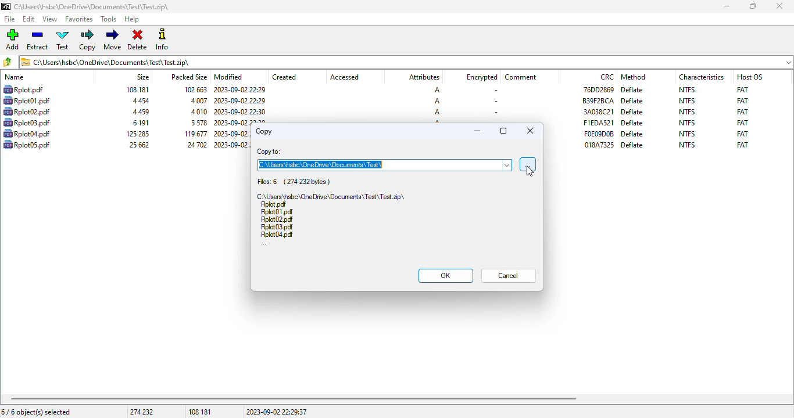 The image size is (794, 418). Describe the element at coordinates (142, 77) in the screenshot. I see `size` at that location.